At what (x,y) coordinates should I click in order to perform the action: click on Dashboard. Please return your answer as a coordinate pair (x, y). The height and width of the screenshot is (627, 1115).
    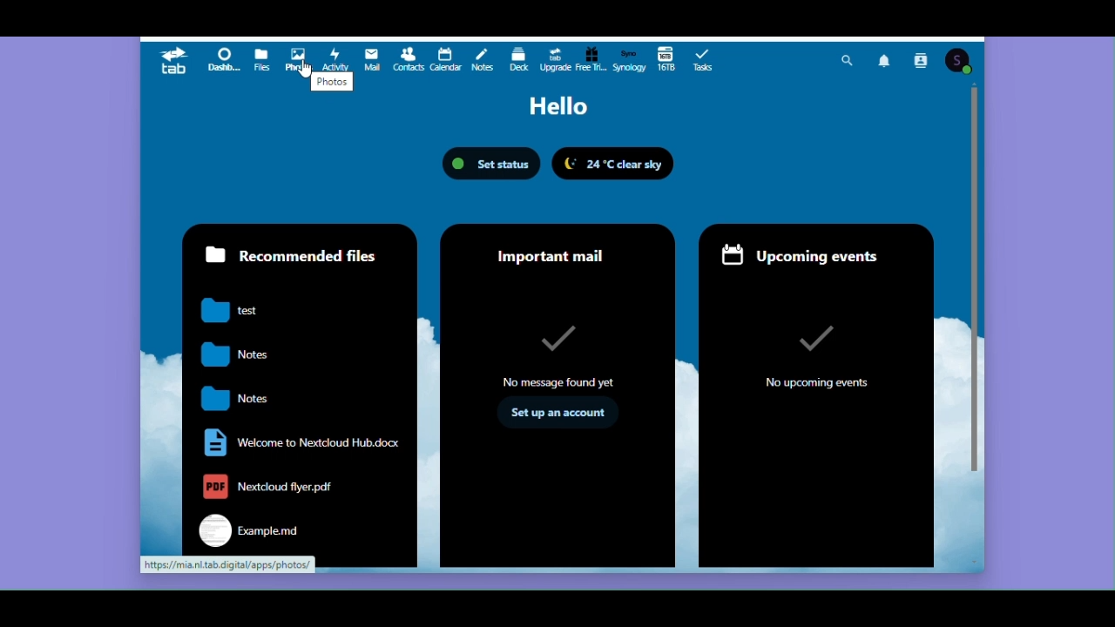
    Looking at the image, I should click on (223, 59).